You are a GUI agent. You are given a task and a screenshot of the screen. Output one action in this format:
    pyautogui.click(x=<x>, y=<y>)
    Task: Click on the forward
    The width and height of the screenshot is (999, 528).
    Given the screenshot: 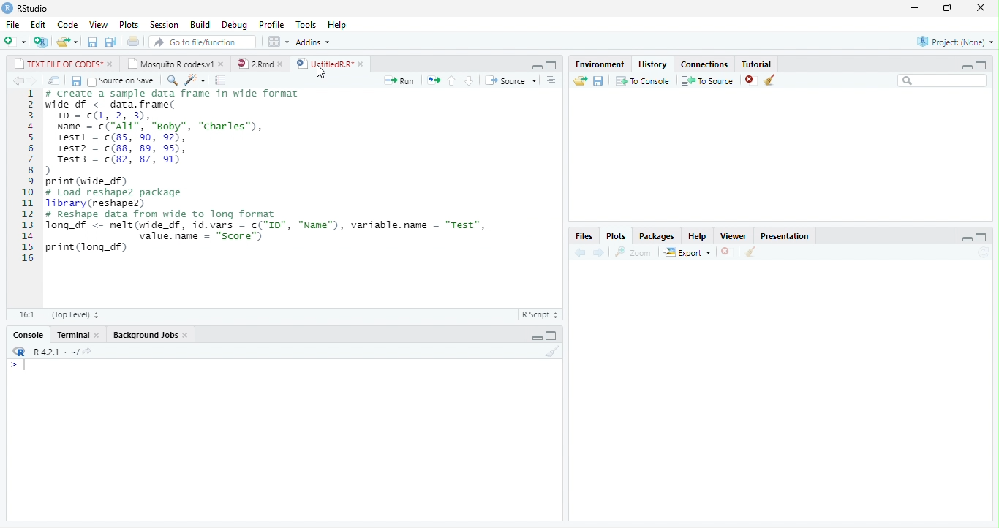 What is the action you would take?
    pyautogui.click(x=32, y=80)
    